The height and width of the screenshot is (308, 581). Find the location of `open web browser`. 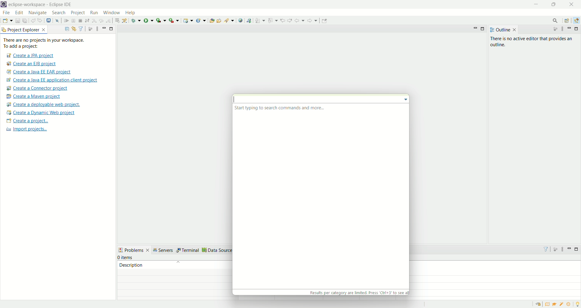

open web browser is located at coordinates (240, 20).